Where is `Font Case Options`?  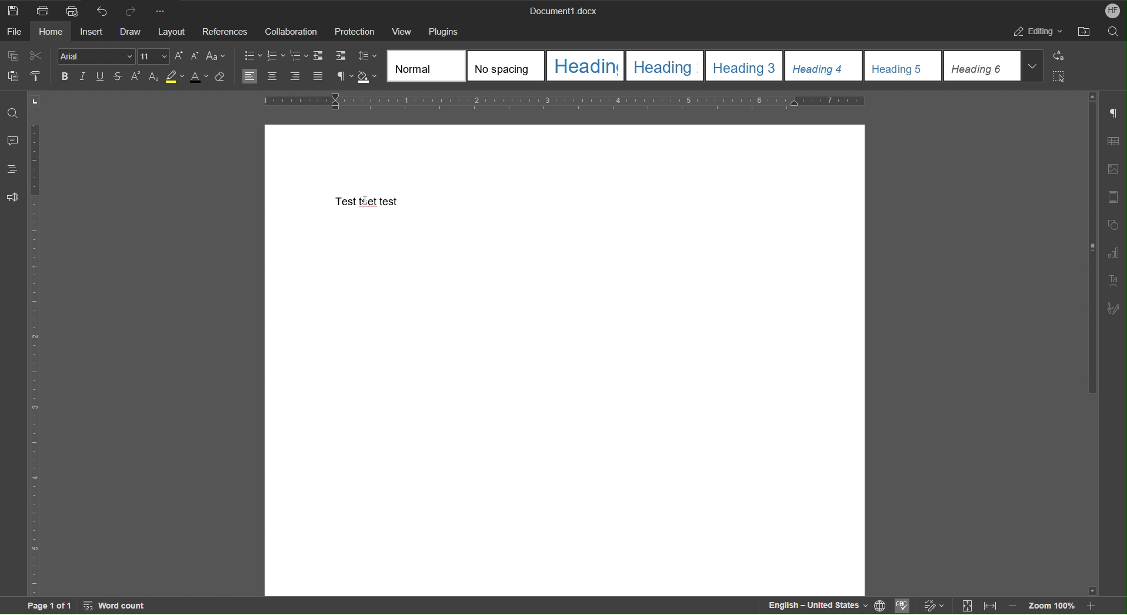 Font Case Options is located at coordinates (216, 56).